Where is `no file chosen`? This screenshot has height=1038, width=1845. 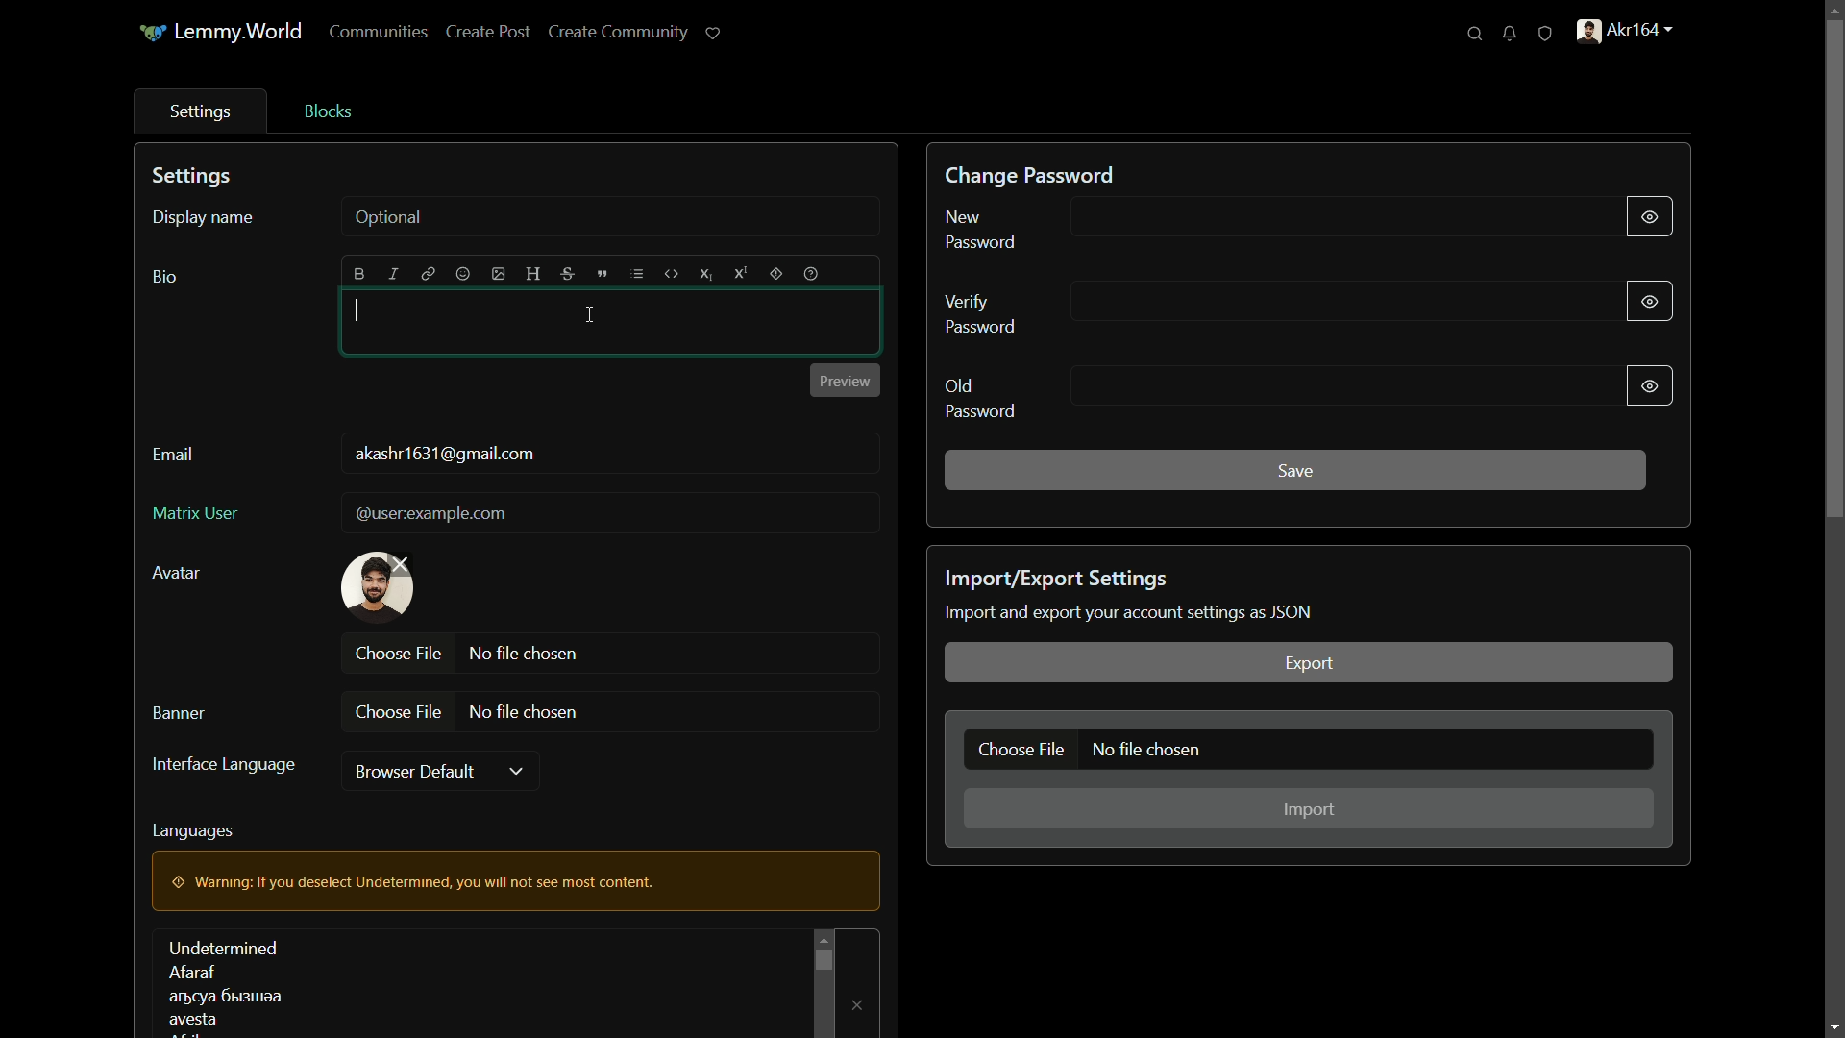 no file chosen is located at coordinates (524, 713).